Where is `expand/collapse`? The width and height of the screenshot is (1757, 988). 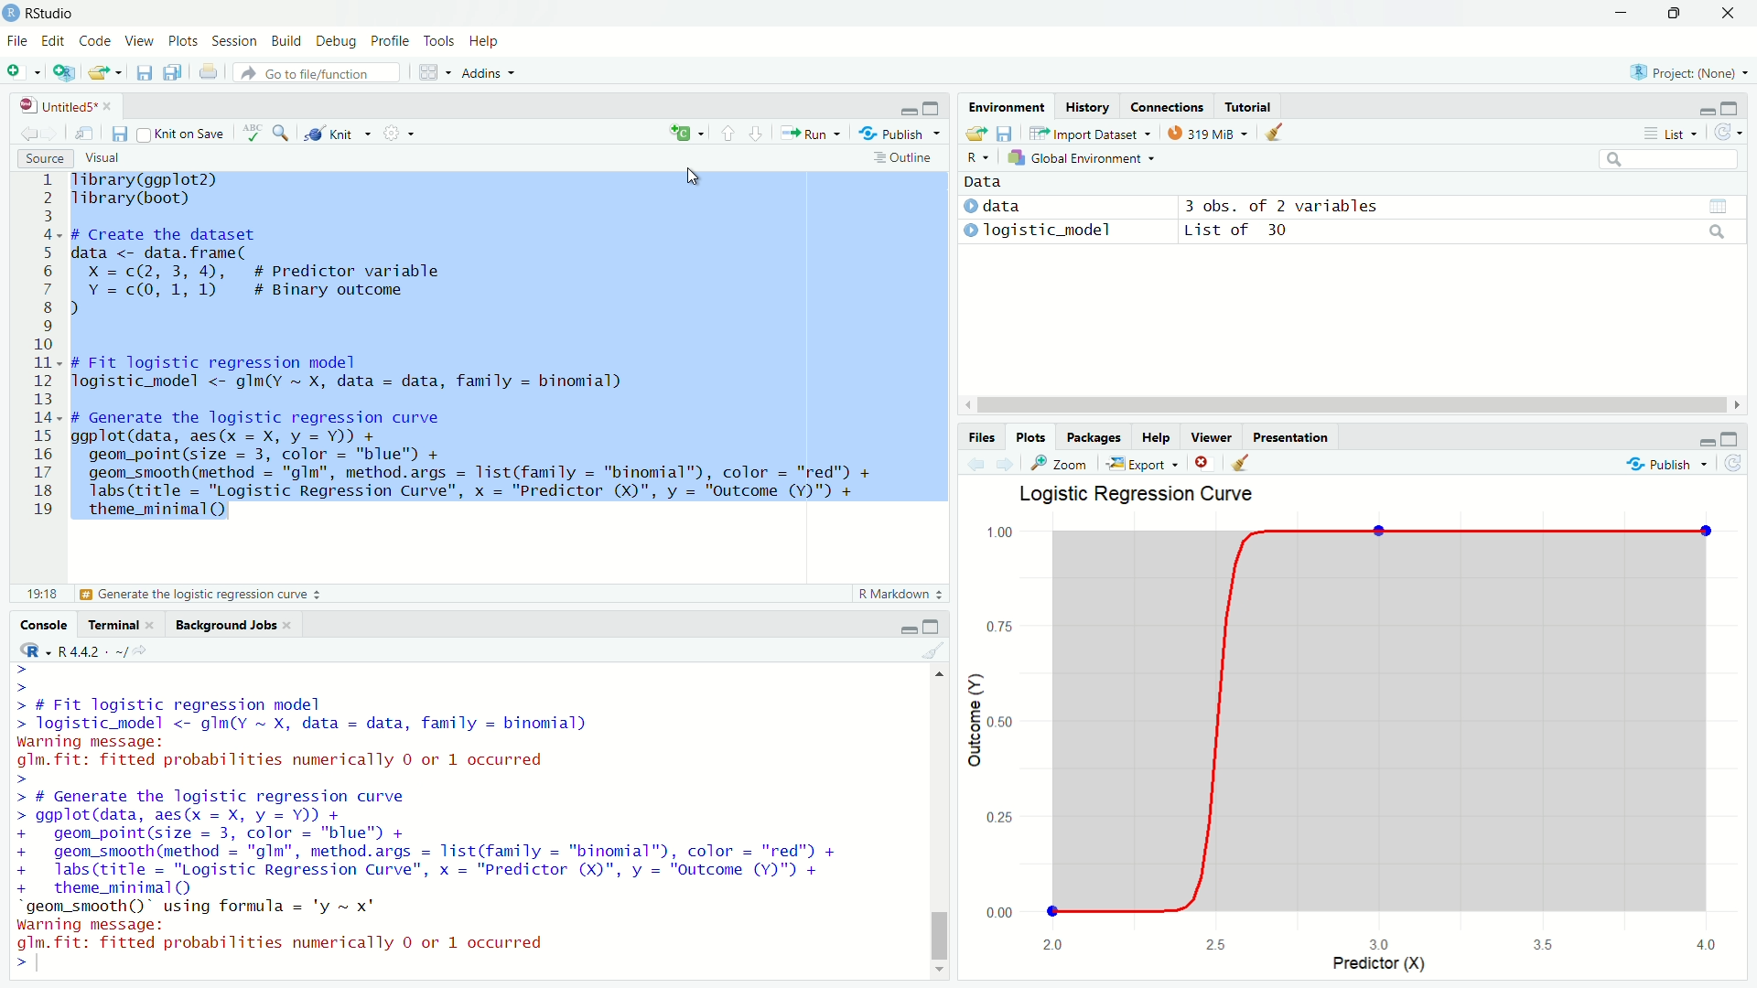 expand/collapse is located at coordinates (969, 231).